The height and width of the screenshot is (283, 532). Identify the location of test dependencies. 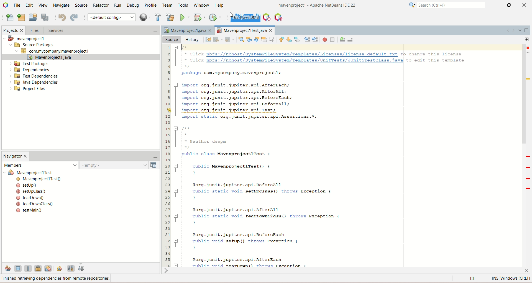
(32, 76).